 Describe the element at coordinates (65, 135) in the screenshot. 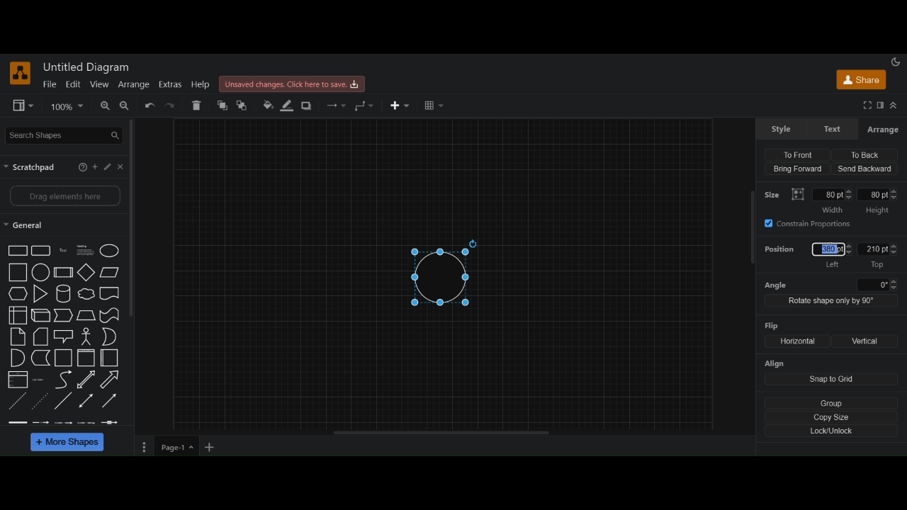

I see `search shapes` at that location.